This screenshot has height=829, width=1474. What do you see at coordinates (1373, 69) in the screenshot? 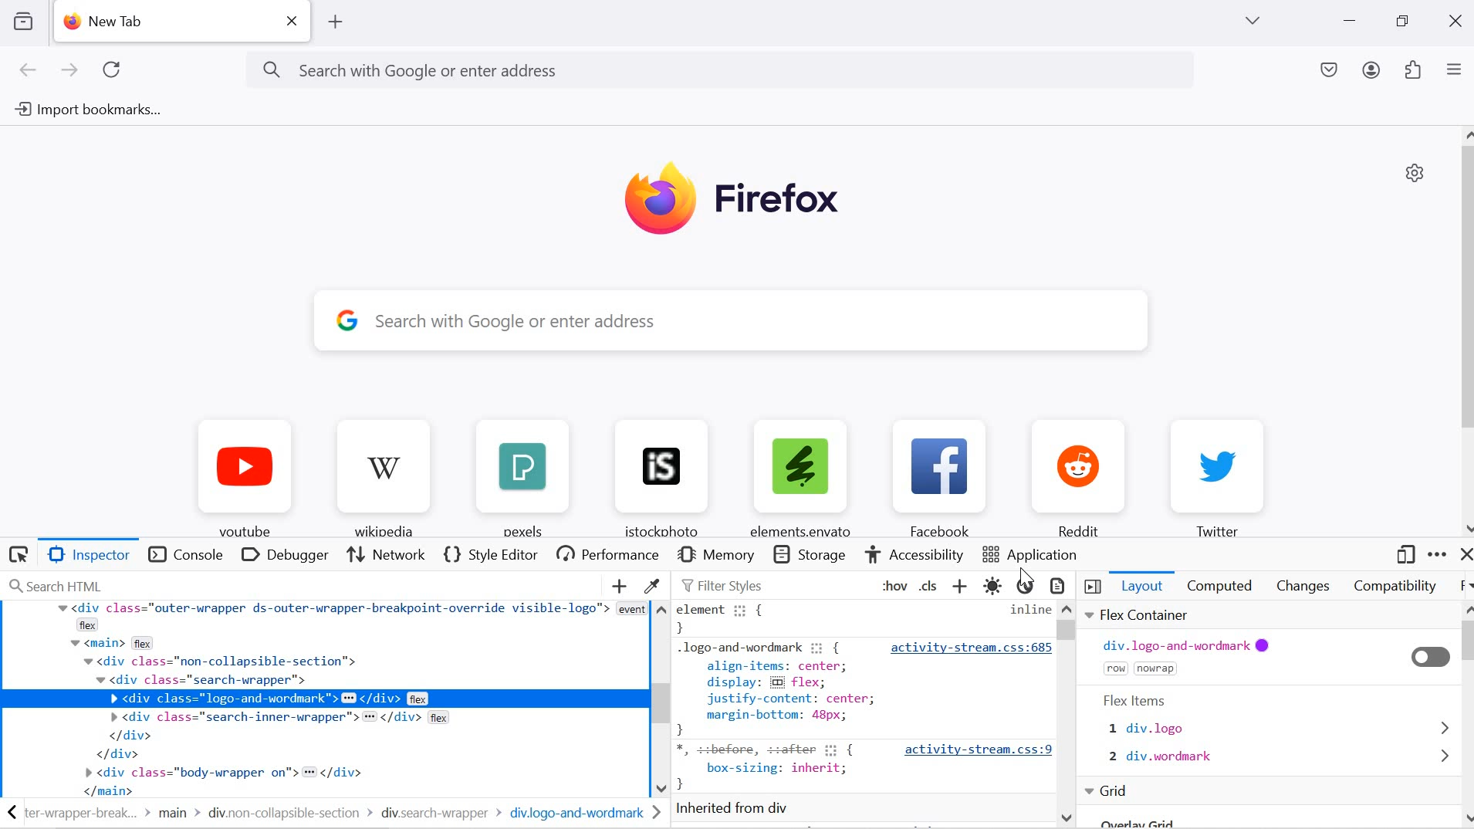
I see `account` at bounding box center [1373, 69].